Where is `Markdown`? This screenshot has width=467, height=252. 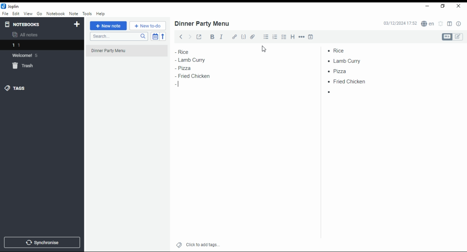 Markdown is located at coordinates (447, 37).